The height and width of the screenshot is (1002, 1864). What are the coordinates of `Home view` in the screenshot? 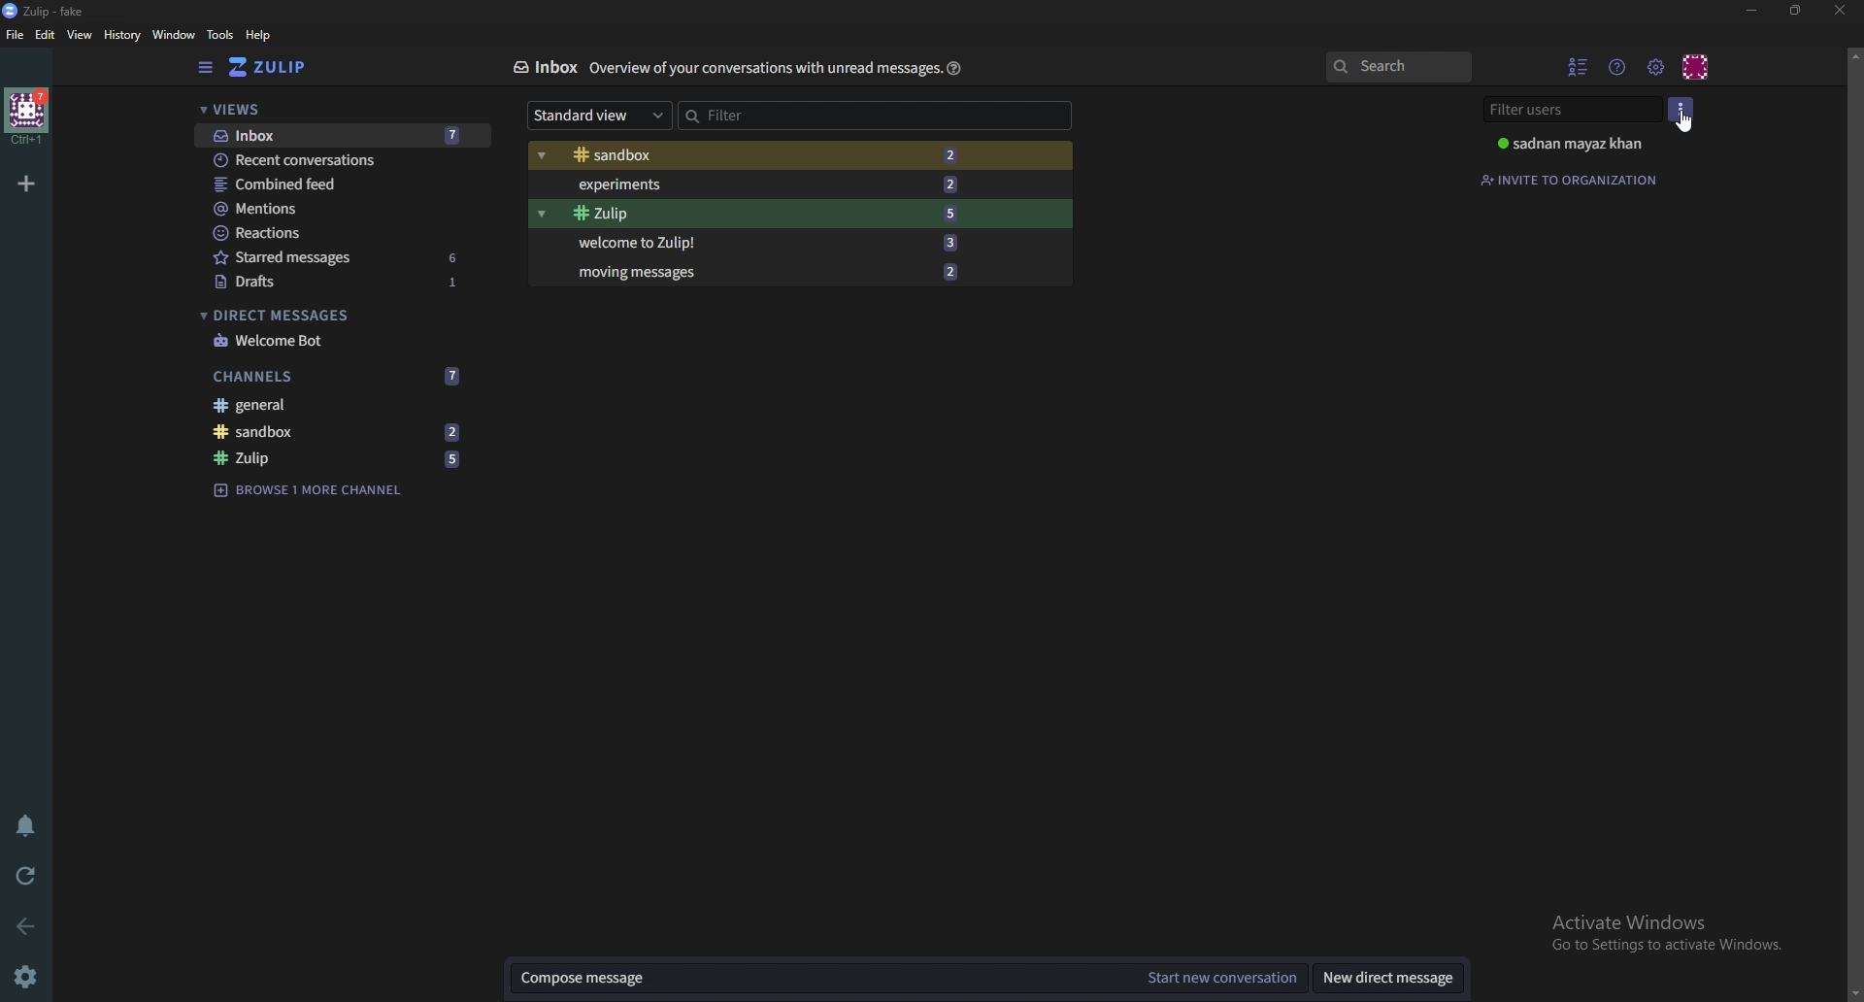 It's located at (274, 69).